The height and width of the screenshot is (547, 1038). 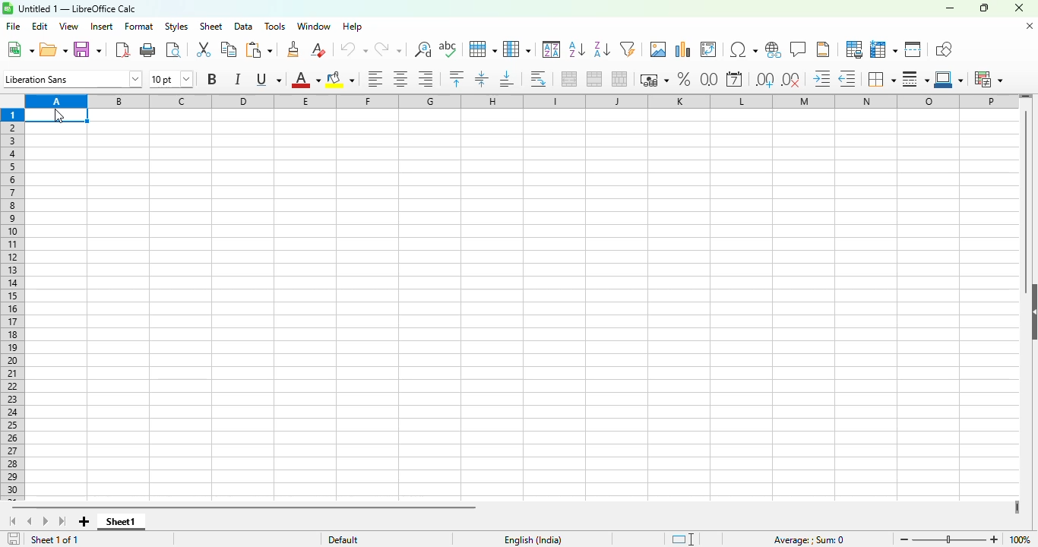 What do you see at coordinates (949, 8) in the screenshot?
I see `minimize` at bounding box center [949, 8].